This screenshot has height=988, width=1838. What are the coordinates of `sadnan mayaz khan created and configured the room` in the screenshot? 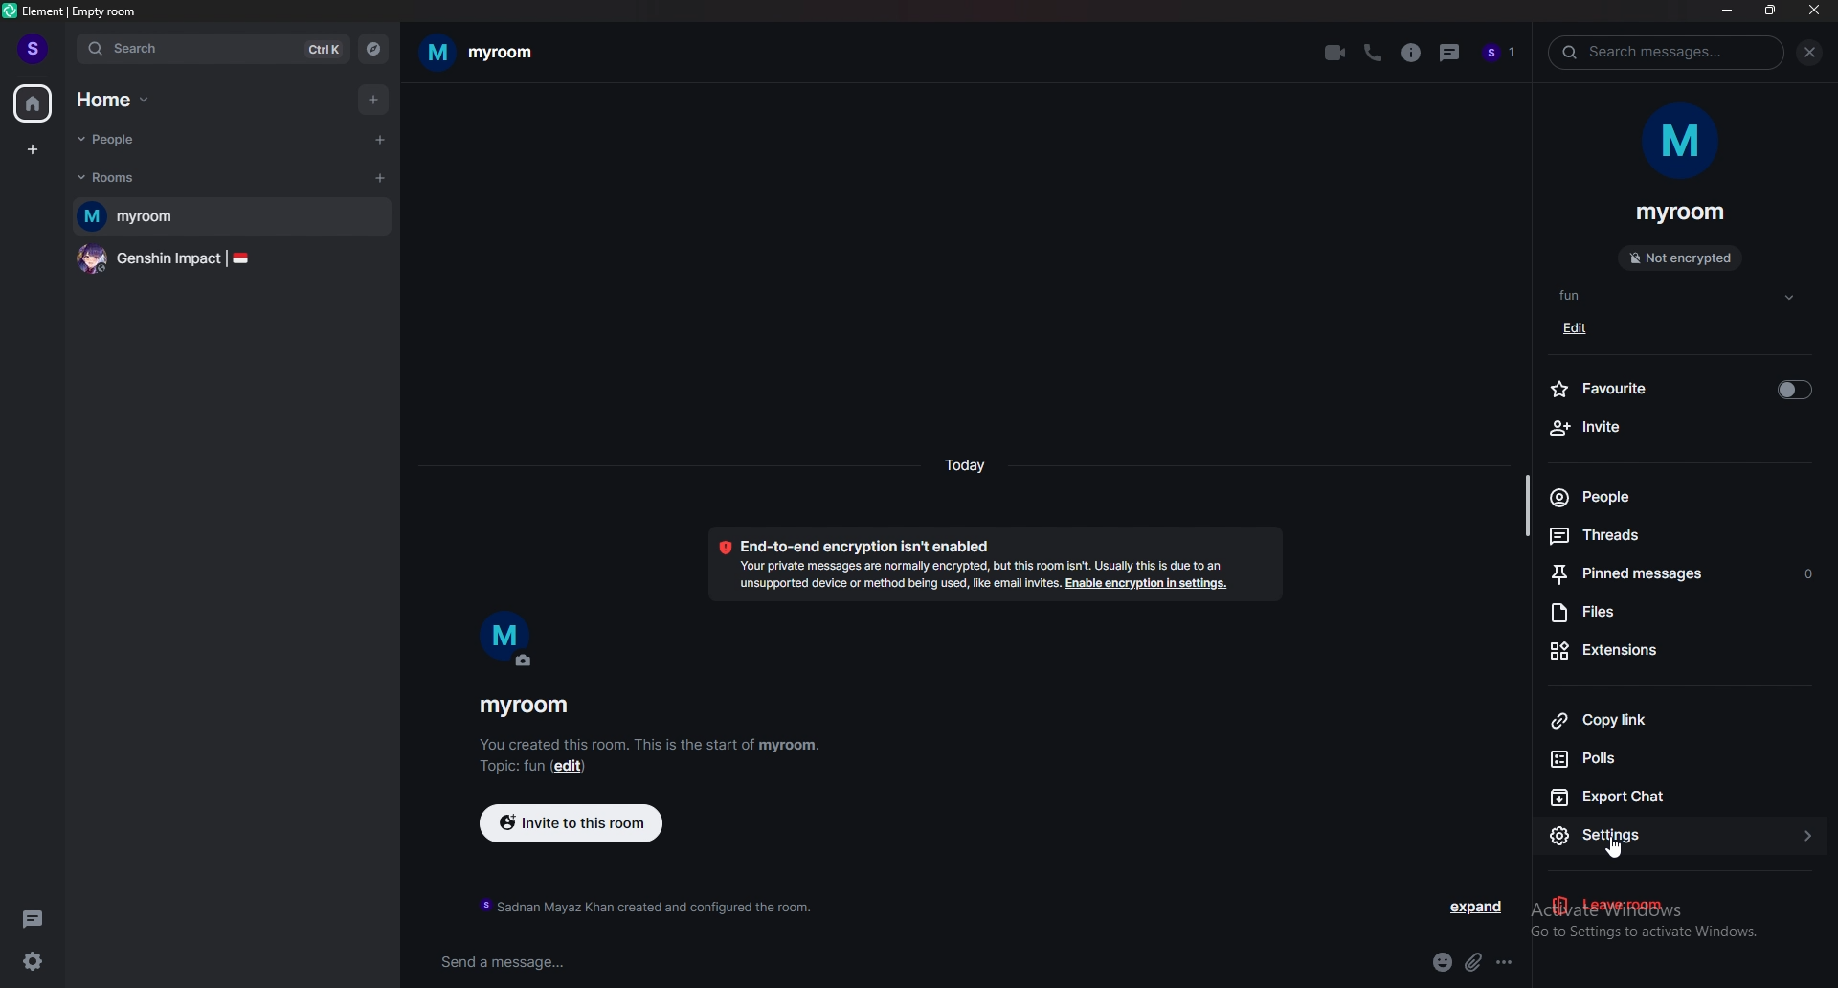 It's located at (646, 906).